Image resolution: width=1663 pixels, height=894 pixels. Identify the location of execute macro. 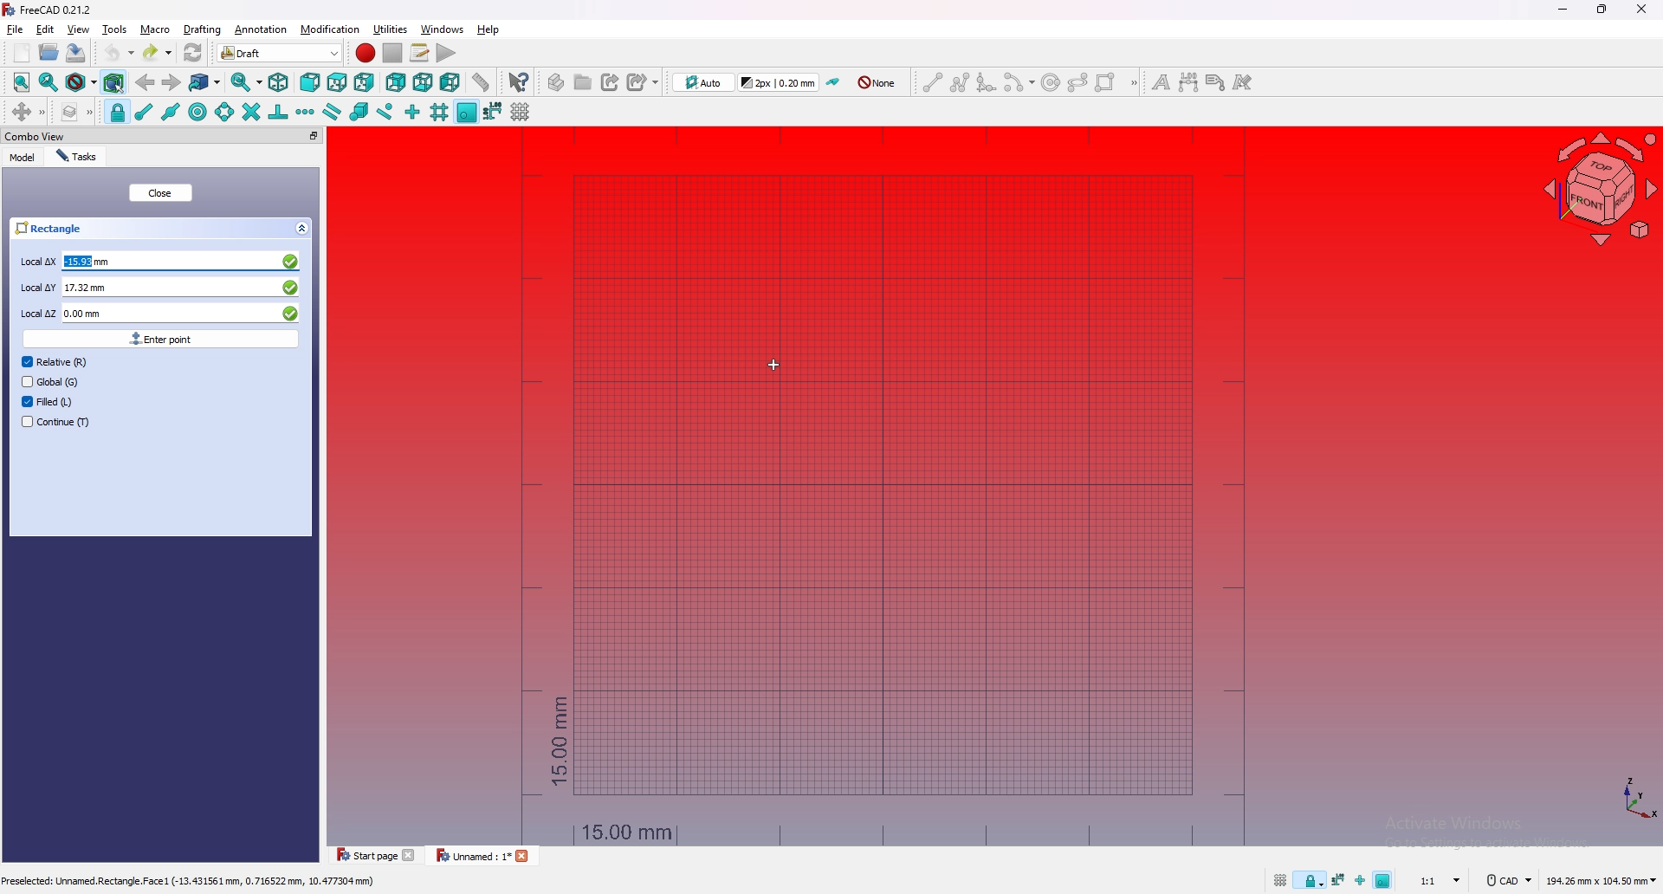
(446, 53).